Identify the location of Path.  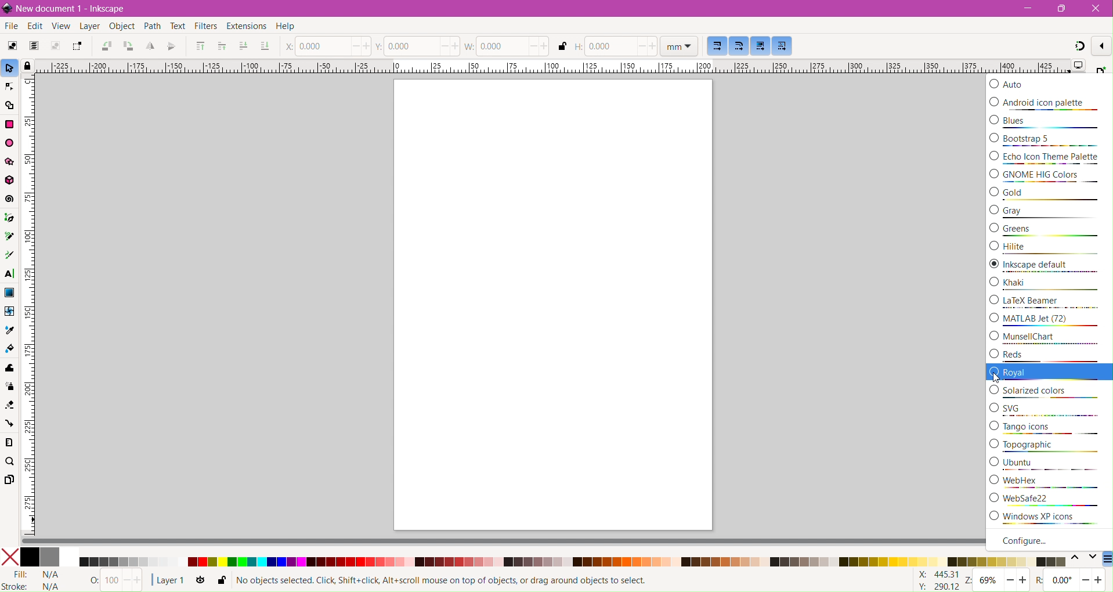
(151, 27).